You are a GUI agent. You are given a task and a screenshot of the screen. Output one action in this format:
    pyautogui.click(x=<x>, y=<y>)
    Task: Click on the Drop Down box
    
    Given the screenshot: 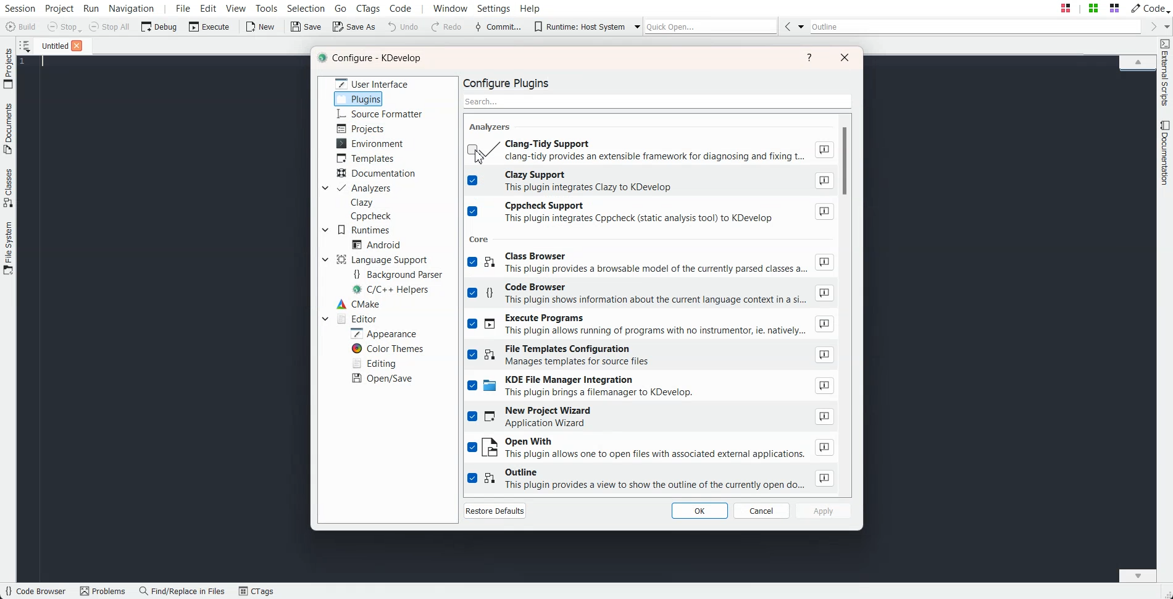 What is the action you would take?
    pyautogui.click(x=801, y=26)
    